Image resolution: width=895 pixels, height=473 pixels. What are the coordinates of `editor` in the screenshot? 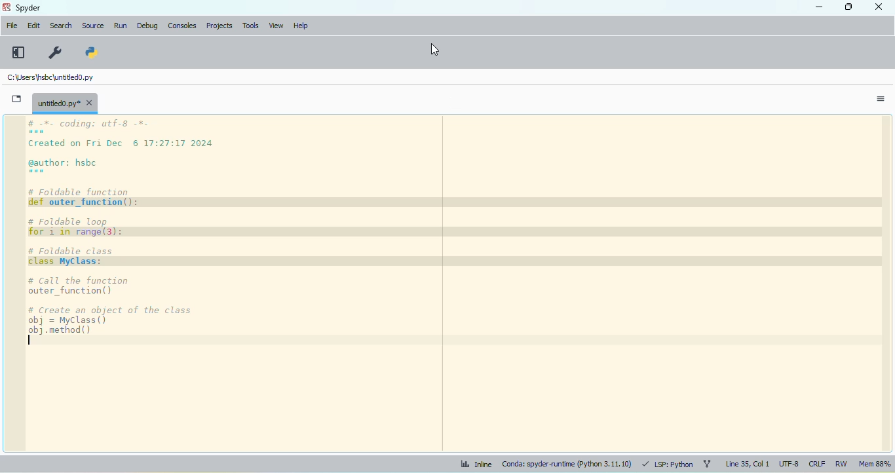 It's located at (453, 284).